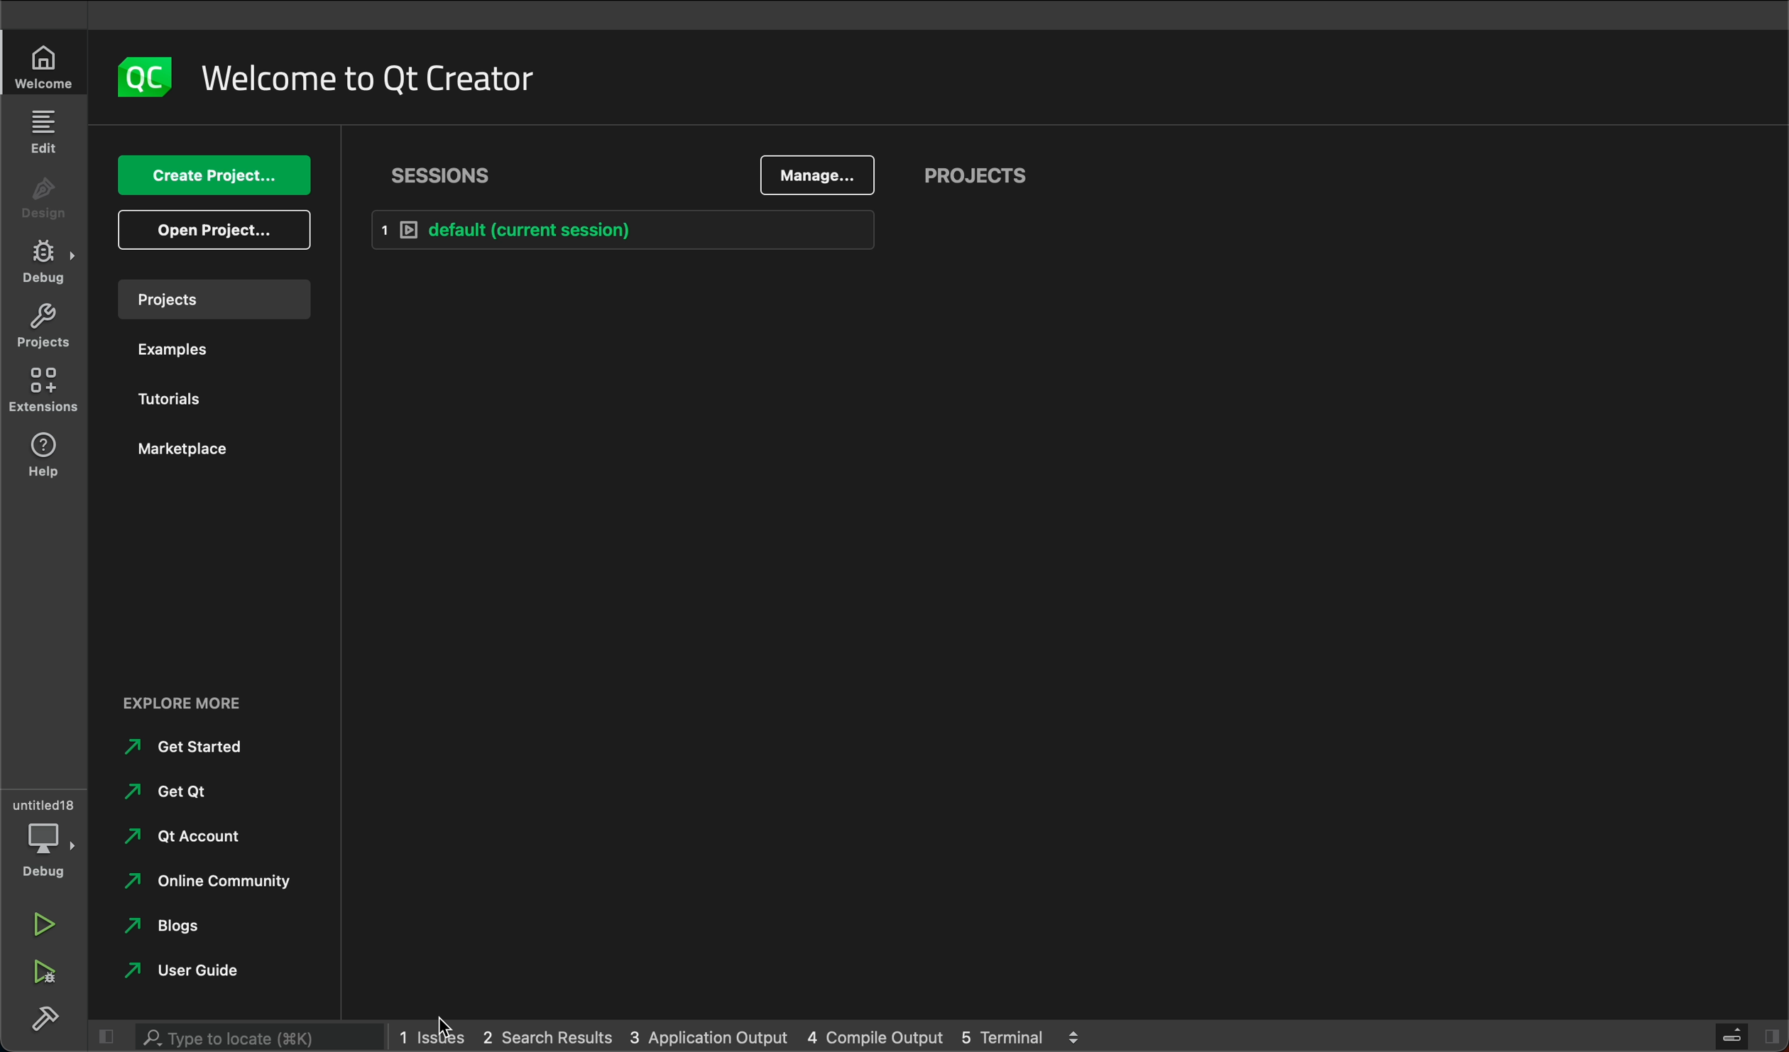 This screenshot has width=1789, height=1052. I want to click on user guide, so click(197, 976).